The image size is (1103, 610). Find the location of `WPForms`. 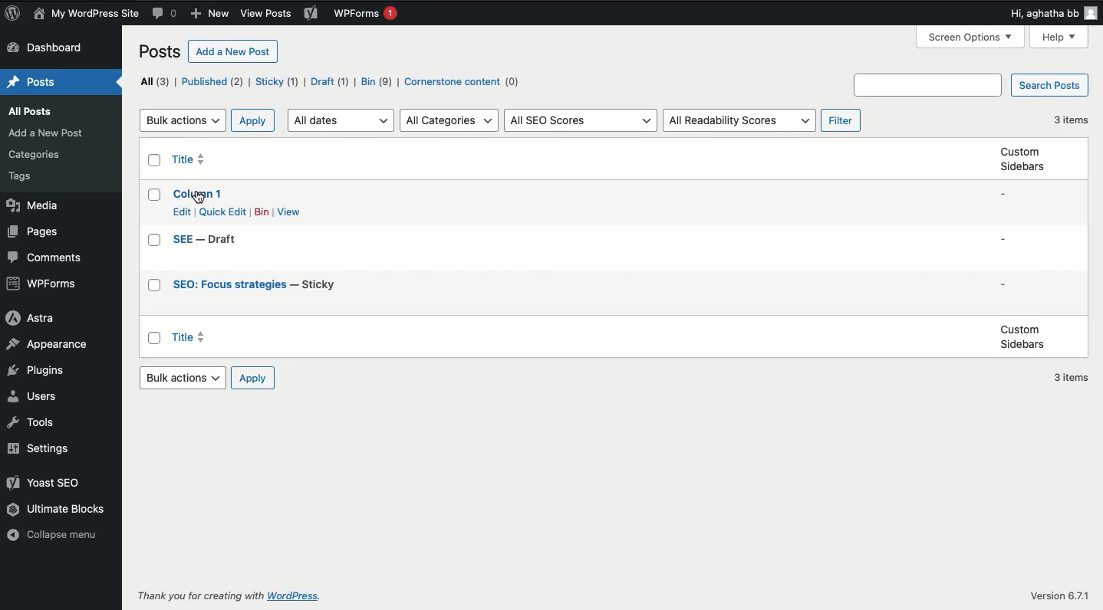

WPForms is located at coordinates (44, 284).